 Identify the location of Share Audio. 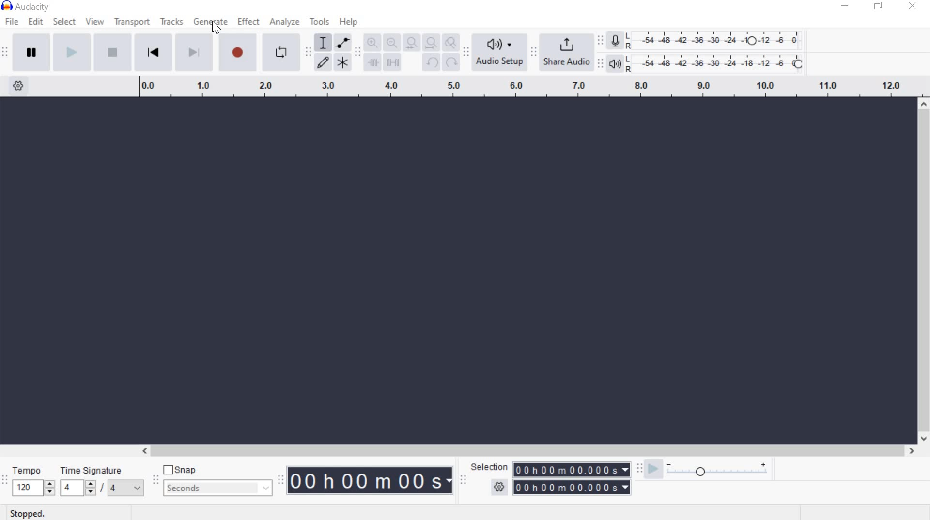
(565, 50).